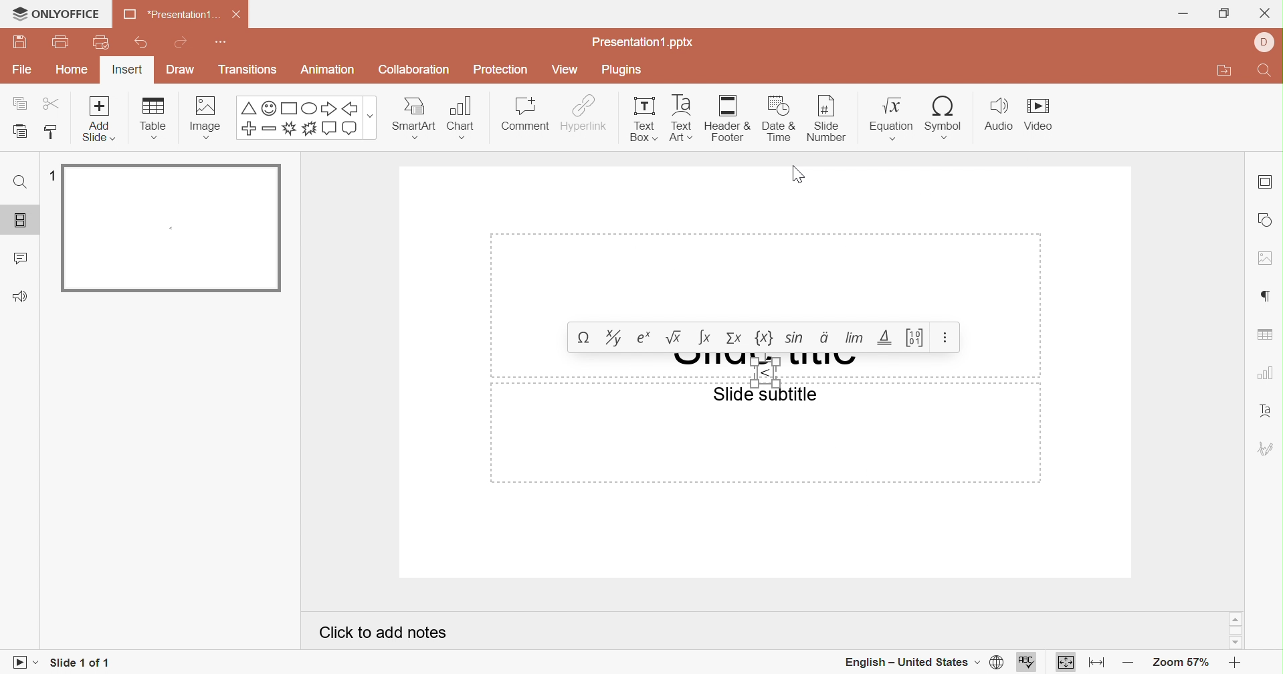 The height and width of the screenshot is (674, 1283). I want to click on Zoom out, so click(1128, 660).